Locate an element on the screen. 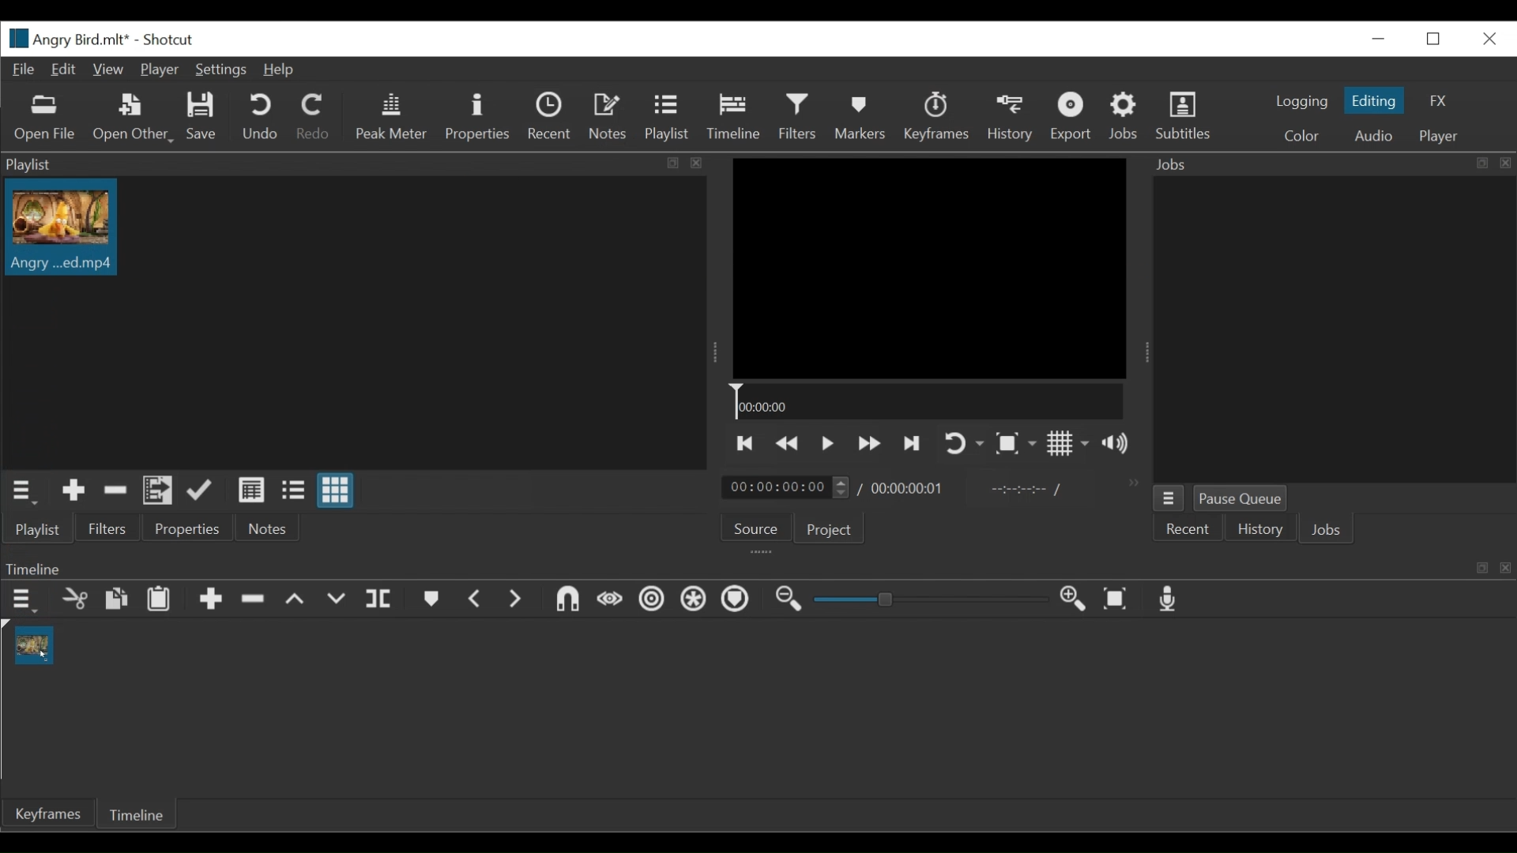 The height and width of the screenshot is (853, 1517). lift is located at coordinates (297, 599).